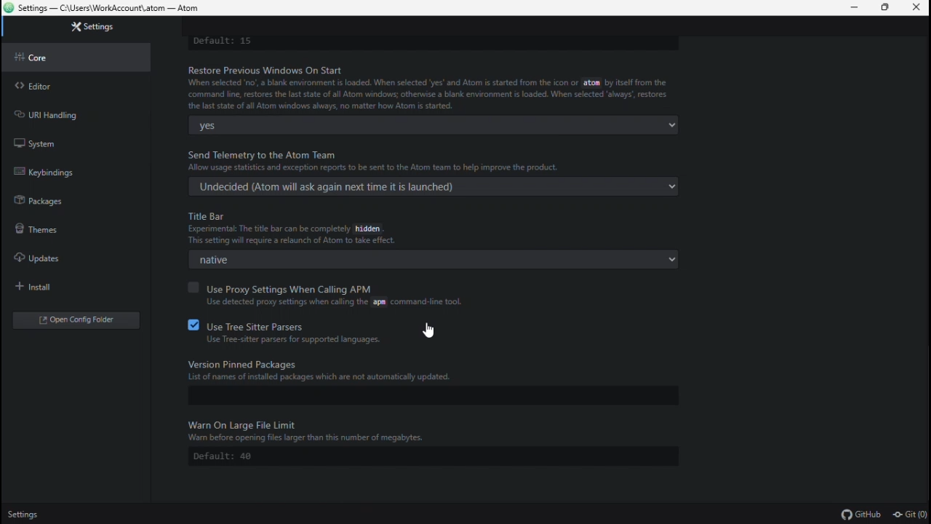  Describe the element at coordinates (909, 515) in the screenshot. I see `Git (0)` at that location.